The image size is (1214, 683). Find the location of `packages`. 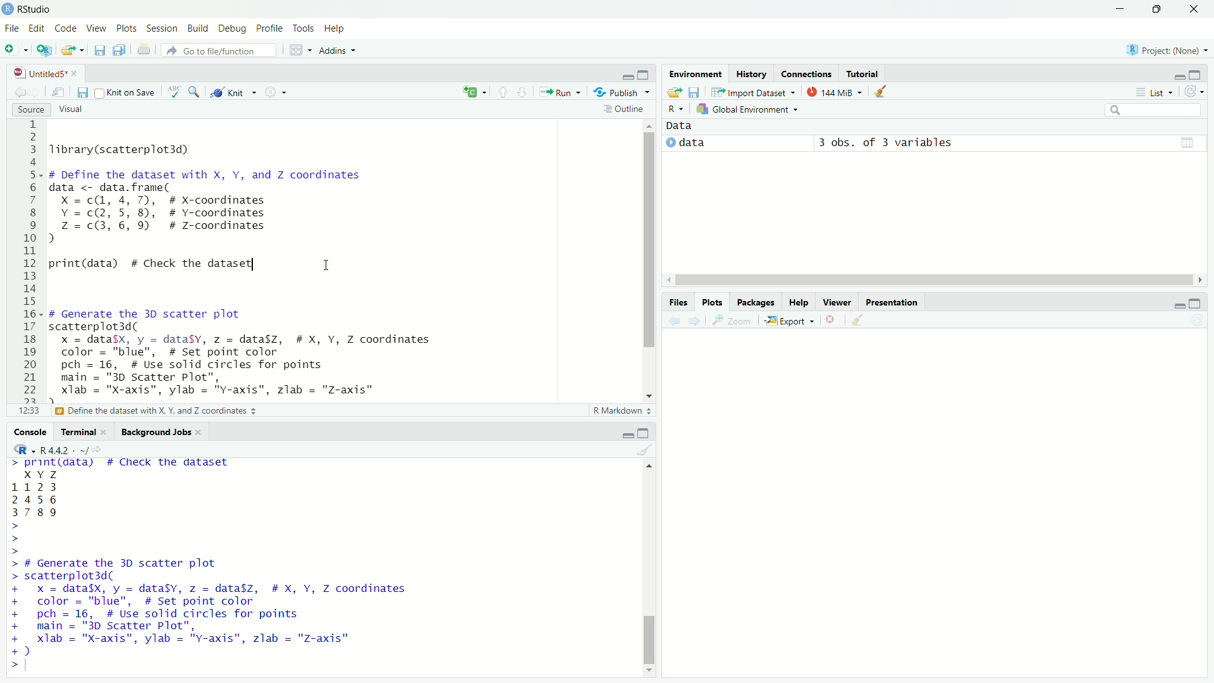

packages is located at coordinates (755, 302).